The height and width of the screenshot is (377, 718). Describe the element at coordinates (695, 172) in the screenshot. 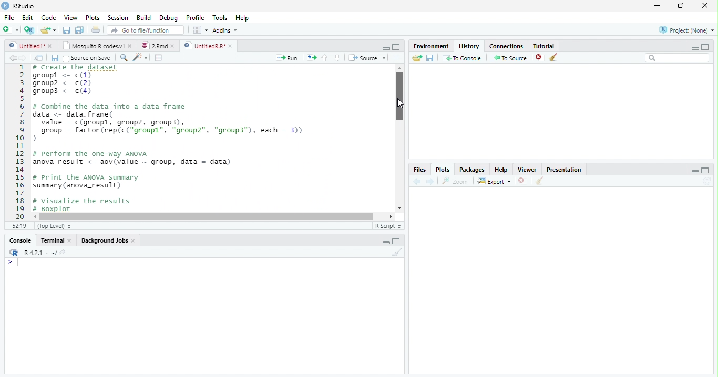

I see `Minimize` at that location.